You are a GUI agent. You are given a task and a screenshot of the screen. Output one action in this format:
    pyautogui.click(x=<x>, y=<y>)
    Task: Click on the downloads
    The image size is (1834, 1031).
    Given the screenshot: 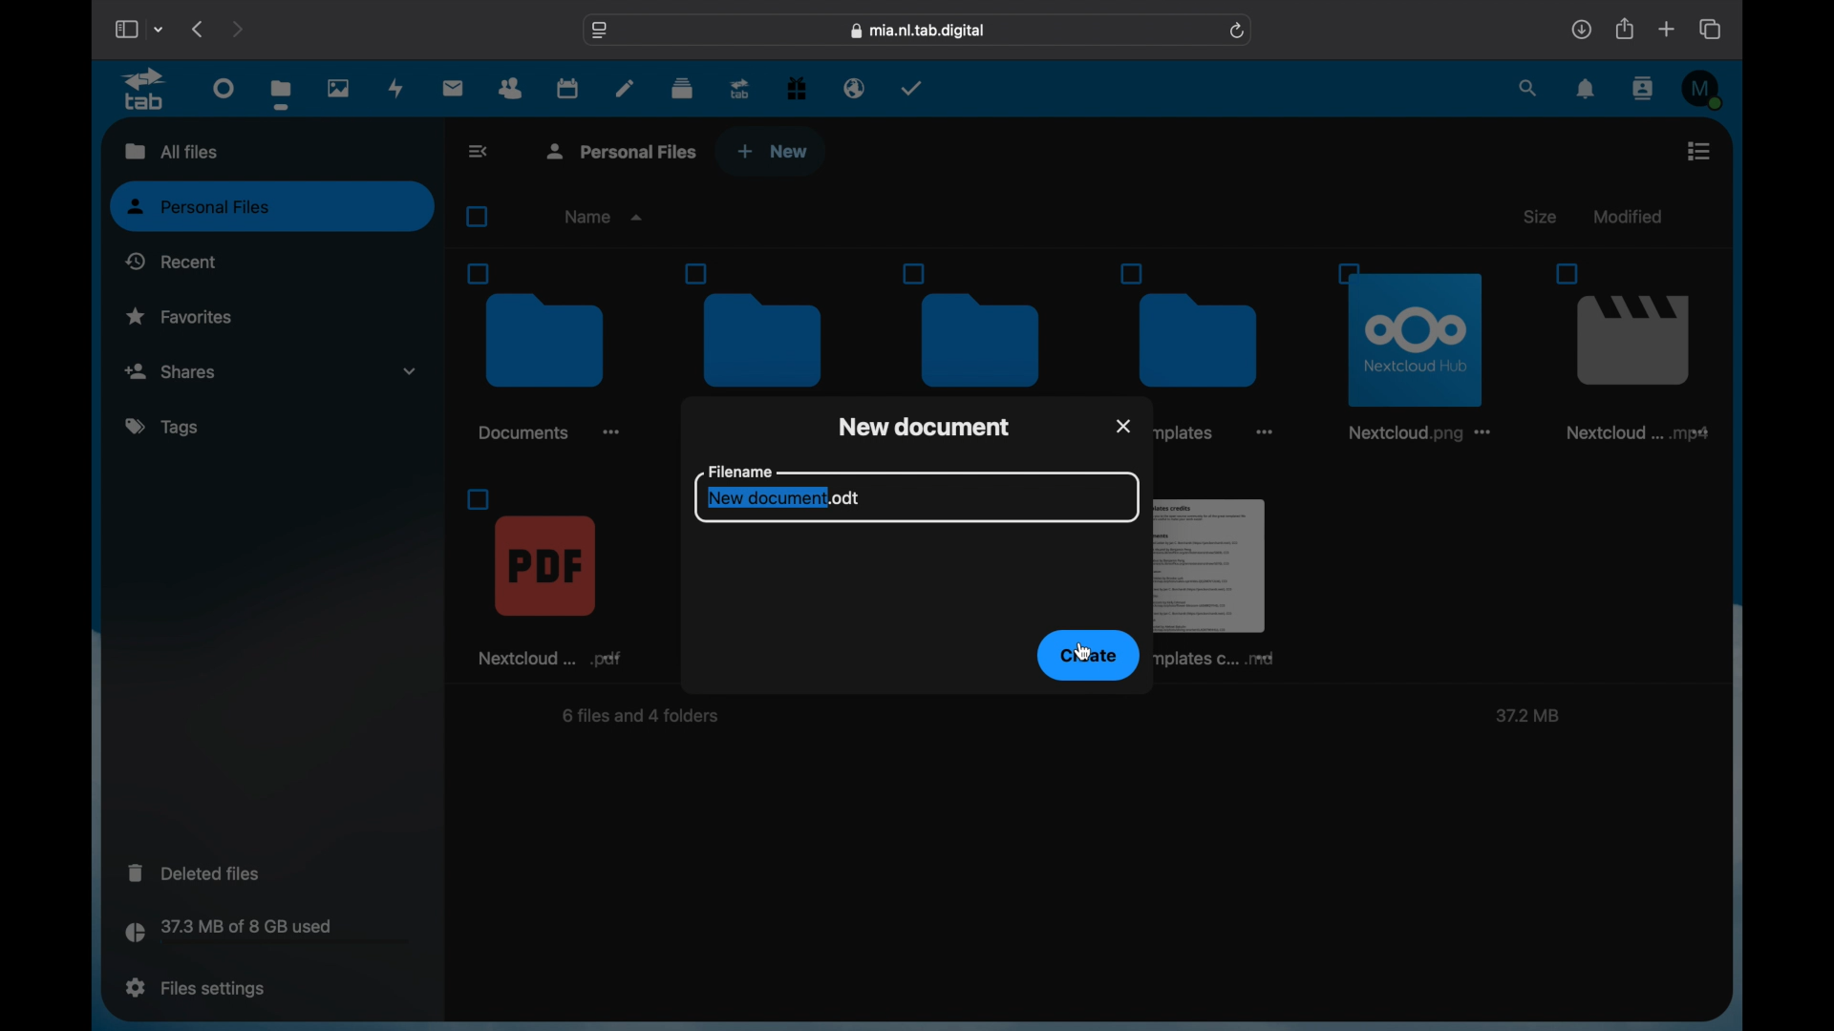 What is the action you would take?
    pyautogui.click(x=1581, y=29)
    